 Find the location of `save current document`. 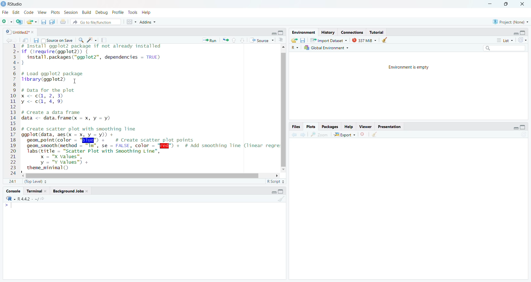

save current document is located at coordinates (43, 22).